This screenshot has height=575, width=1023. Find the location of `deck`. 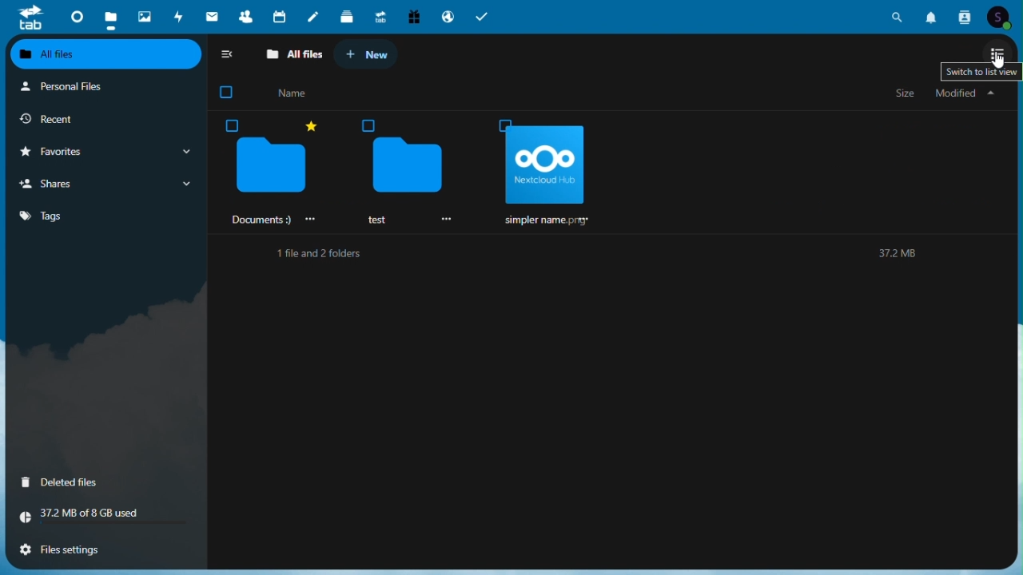

deck is located at coordinates (346, 15).